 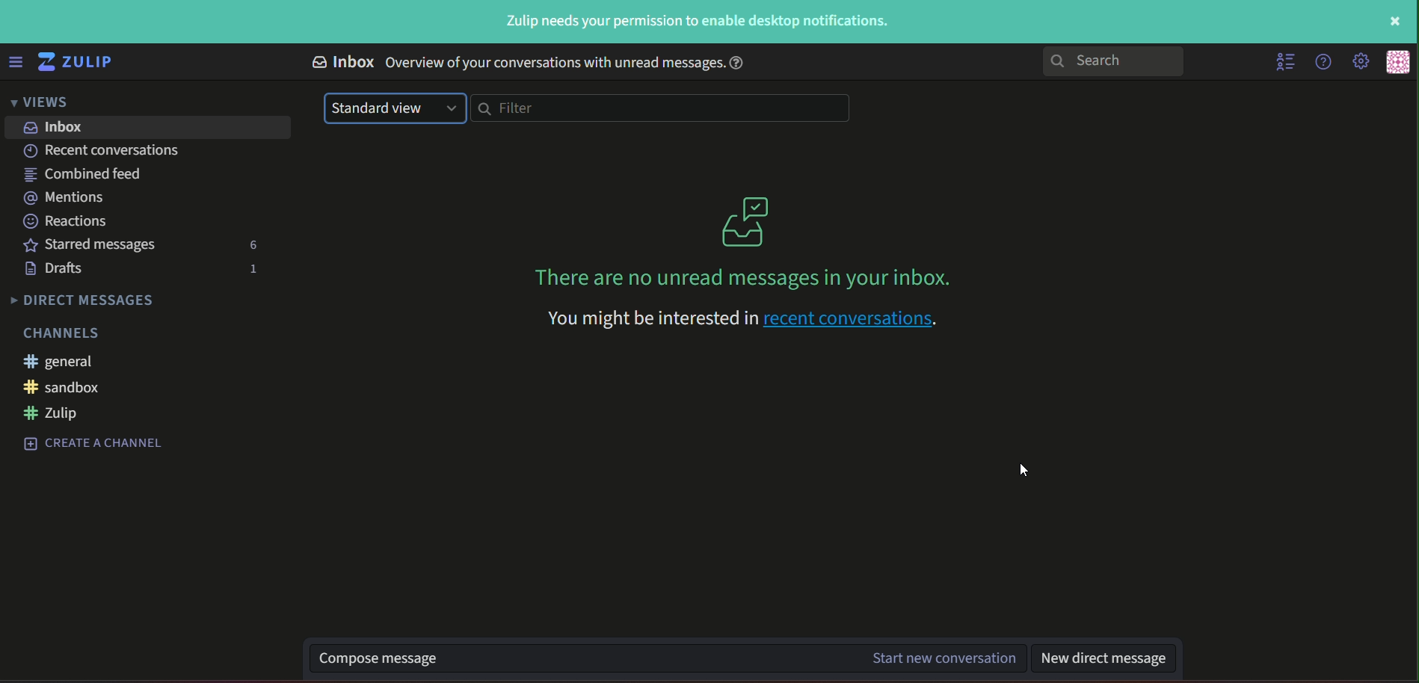 What do you see at coordinates (93, 63) in the screenshot?
I see `title and logo` at bounding box center [93, 63].